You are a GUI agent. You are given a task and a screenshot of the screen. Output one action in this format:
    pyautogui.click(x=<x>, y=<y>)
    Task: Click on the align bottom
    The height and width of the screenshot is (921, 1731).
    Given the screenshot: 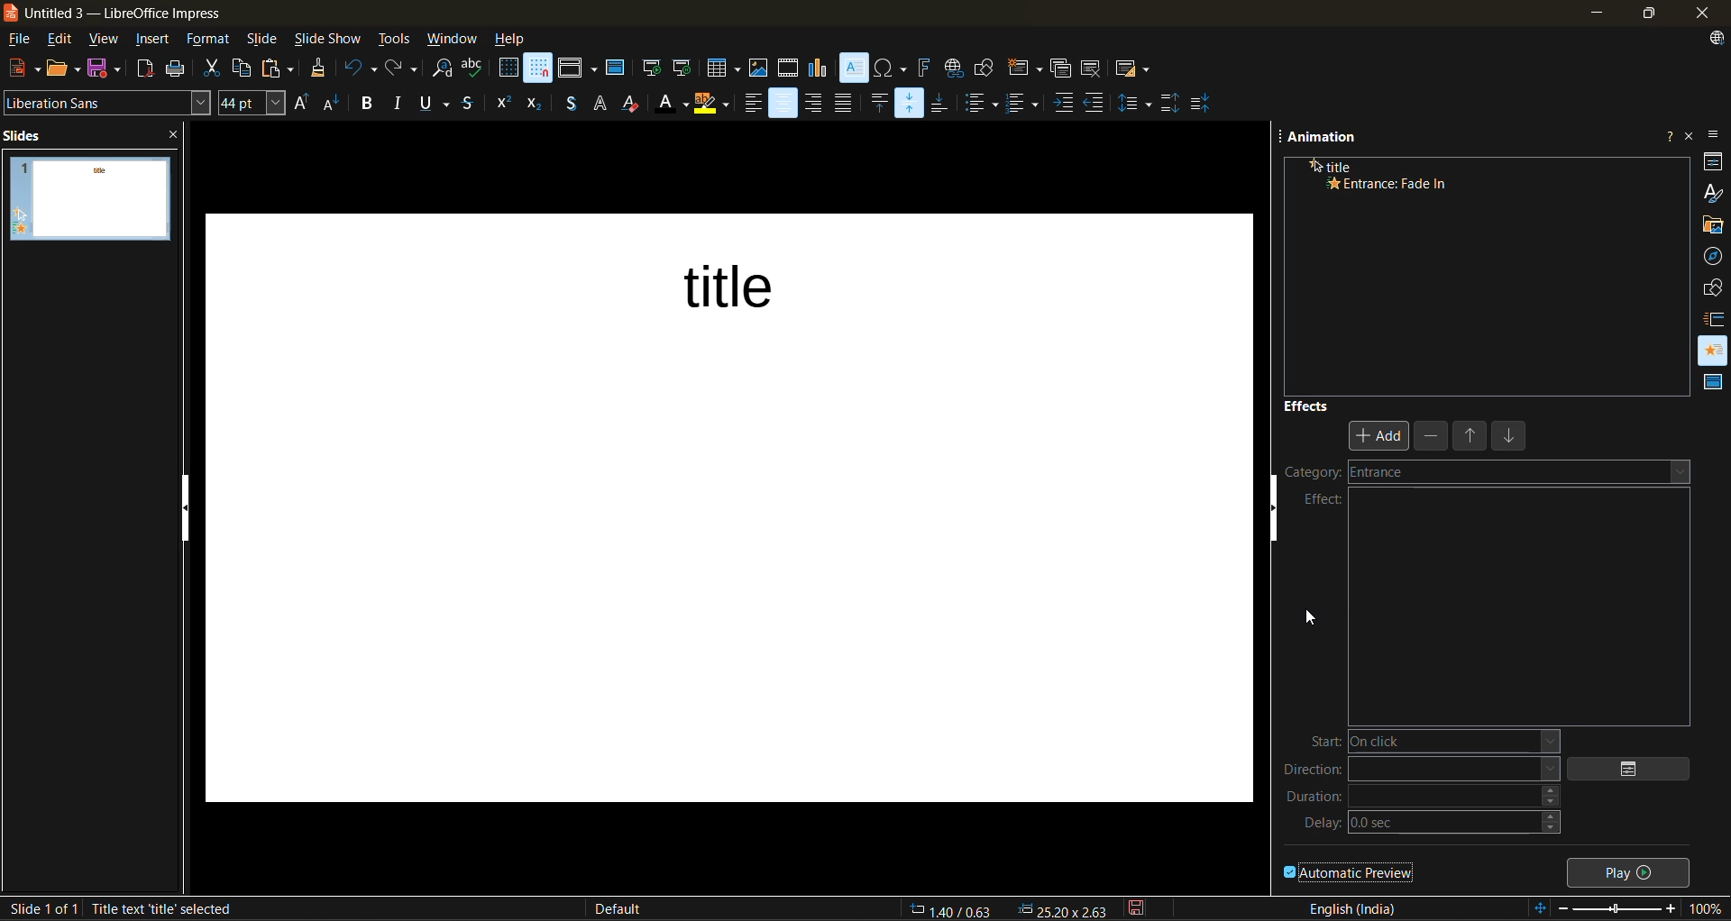 What is the action you would take?
    pyautogui.click(x=942, y=102)
    